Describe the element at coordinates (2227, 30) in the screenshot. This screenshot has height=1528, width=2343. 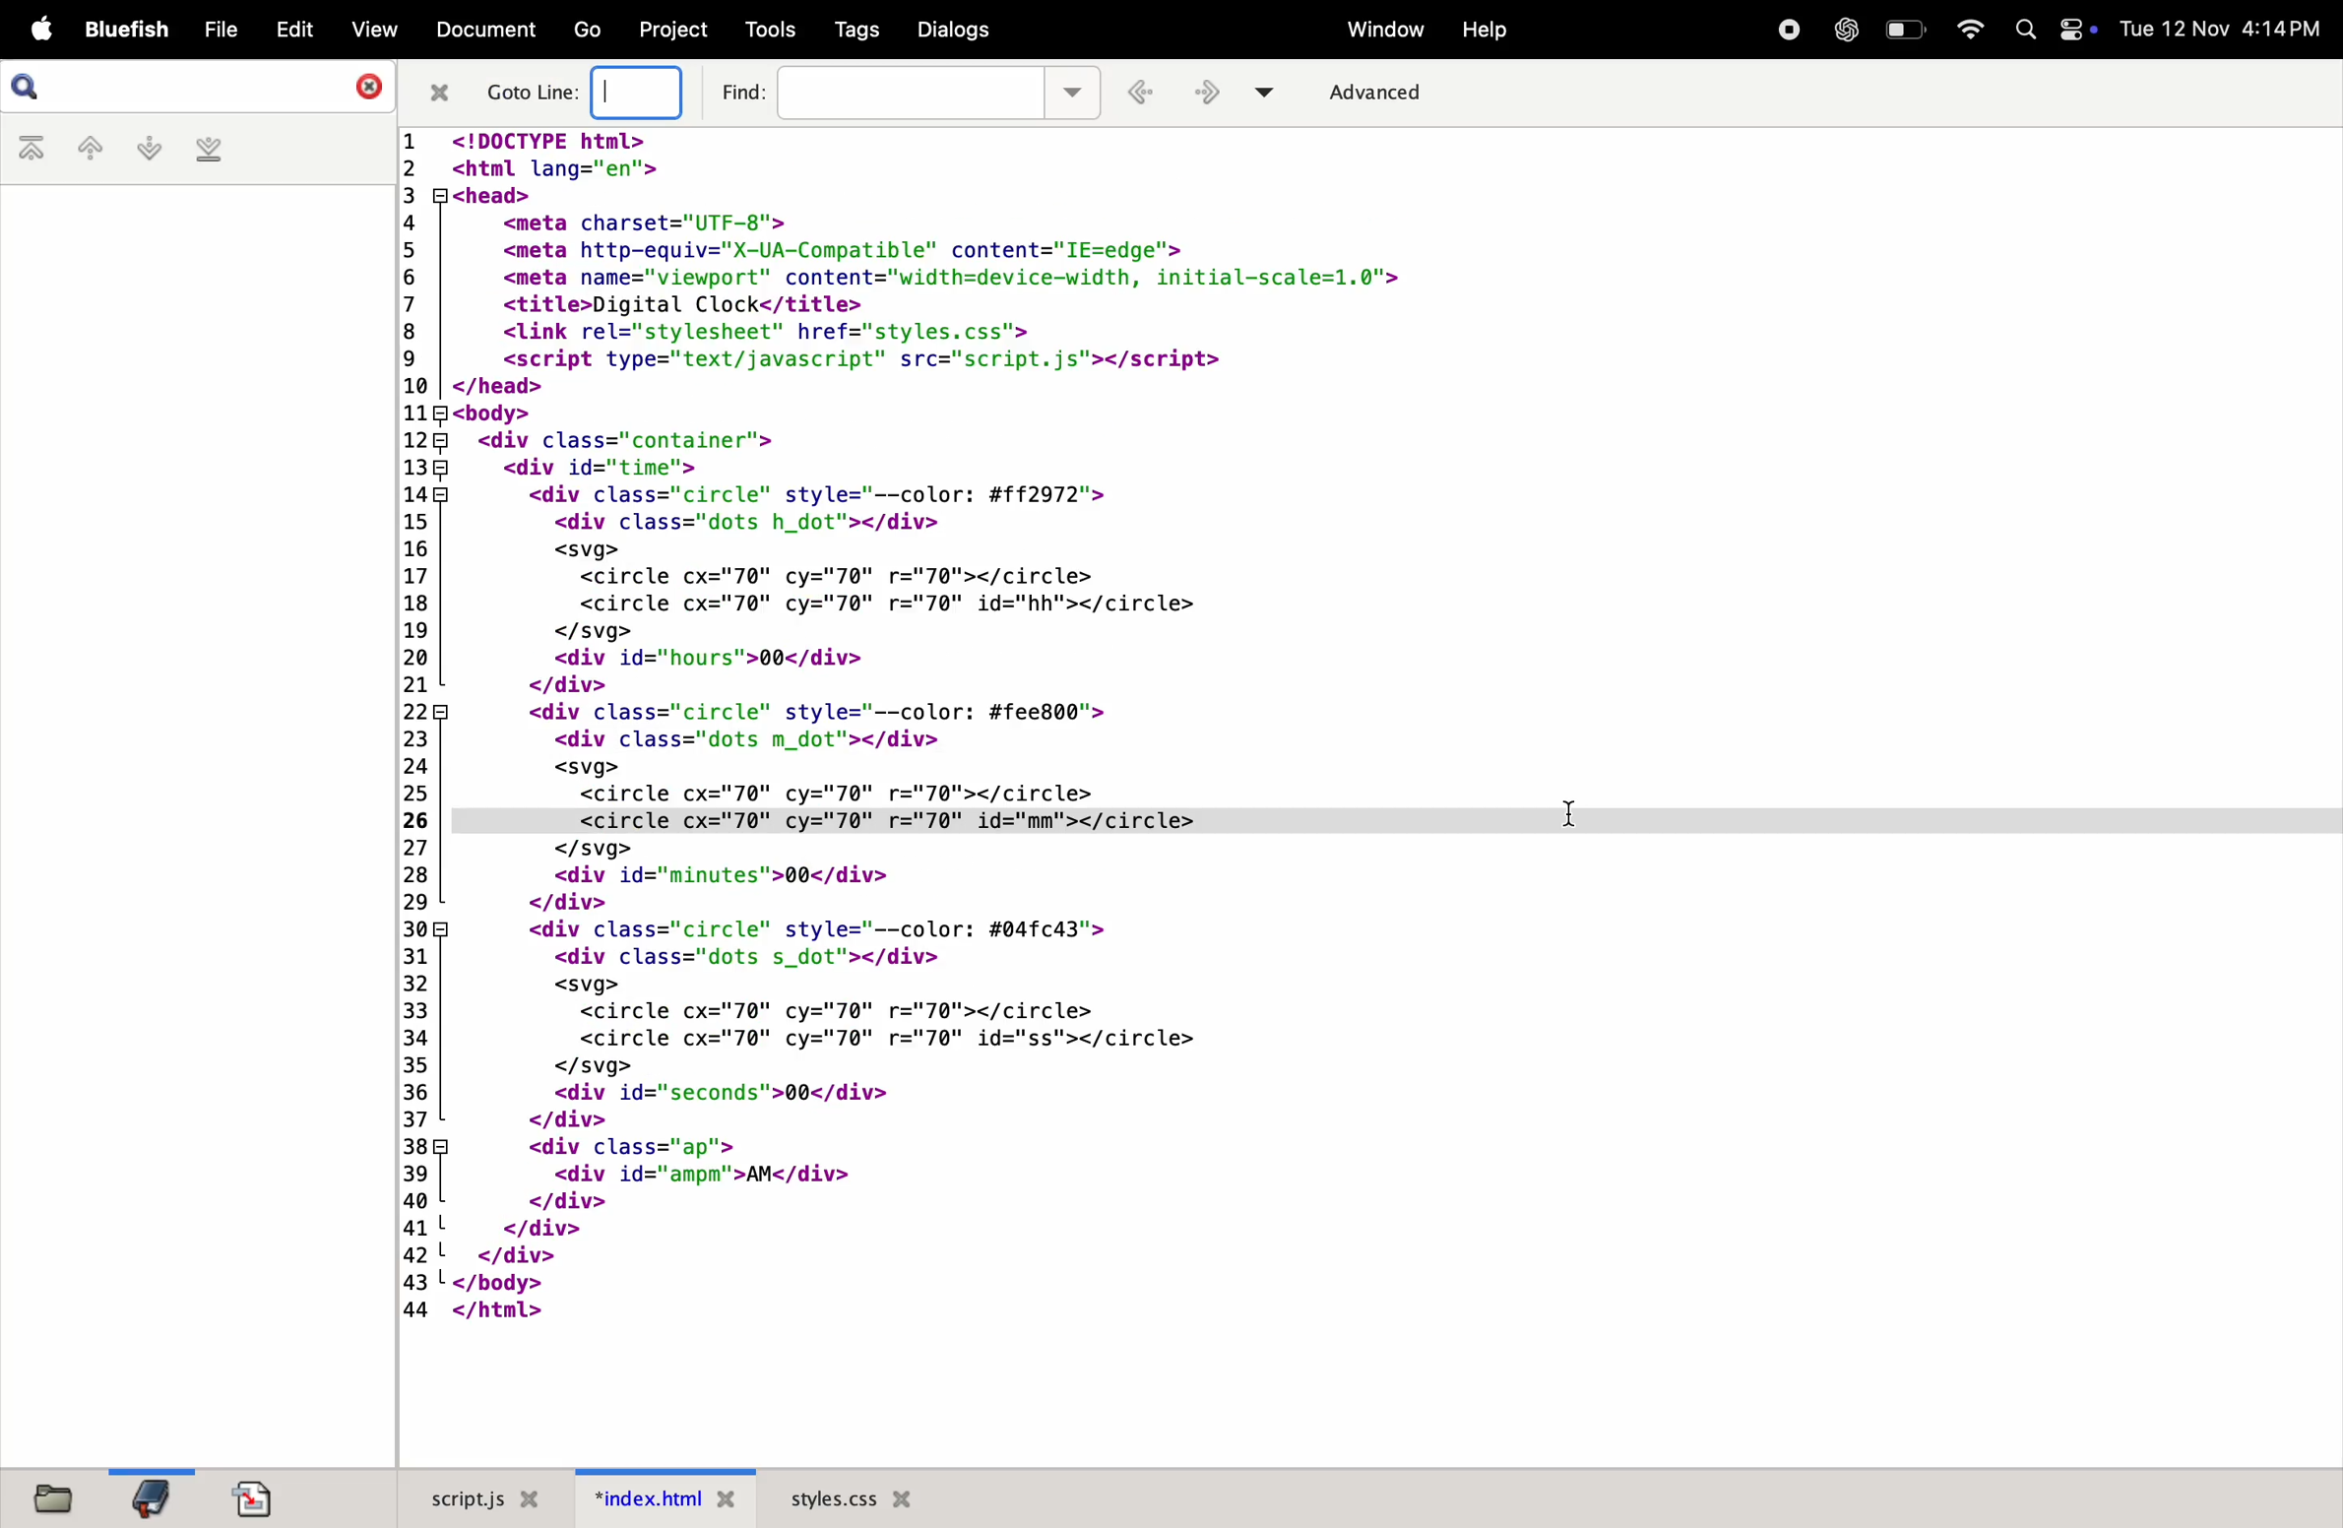
I see `date and time` at that location.